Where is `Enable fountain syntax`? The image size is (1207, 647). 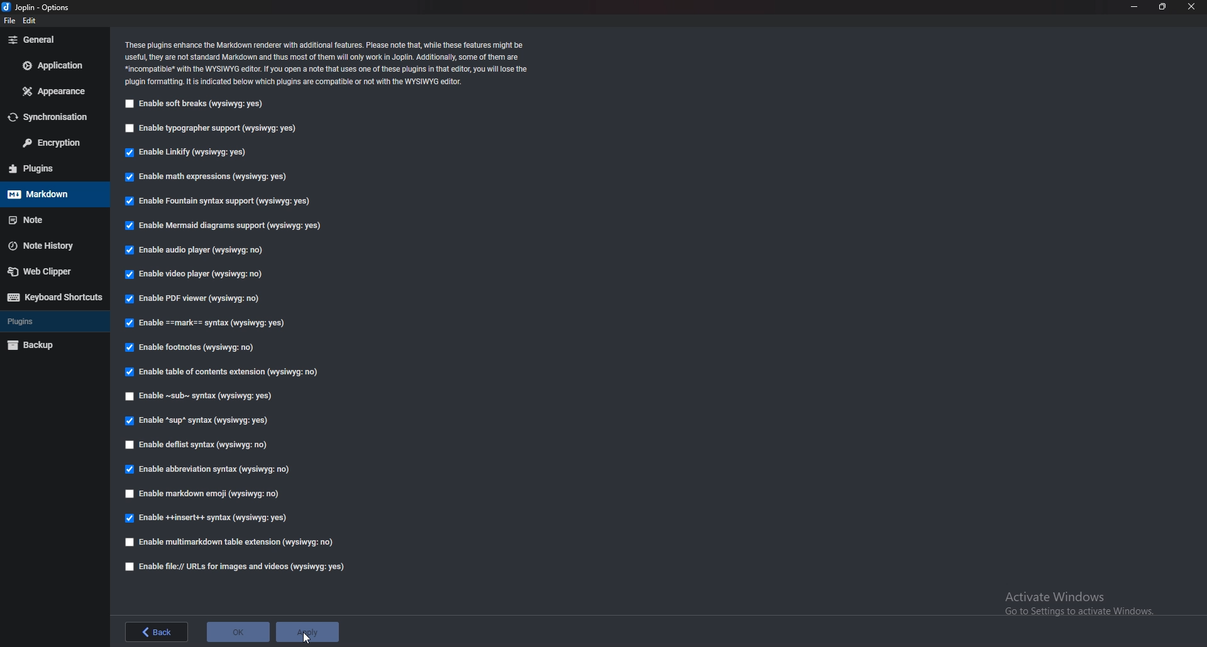 Enable fountain syntax is located at coordinates (219, 200).